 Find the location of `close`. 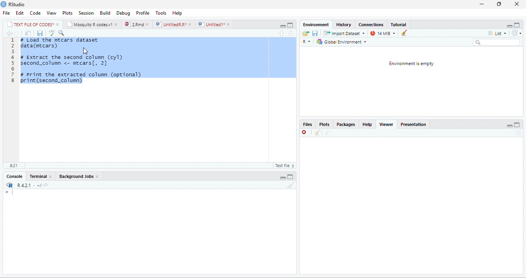

close is located at coordinates (117, 24).